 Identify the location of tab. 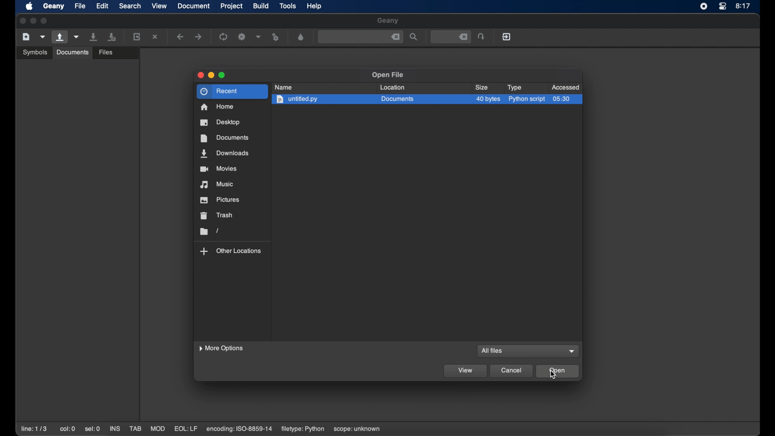
(135, 429).